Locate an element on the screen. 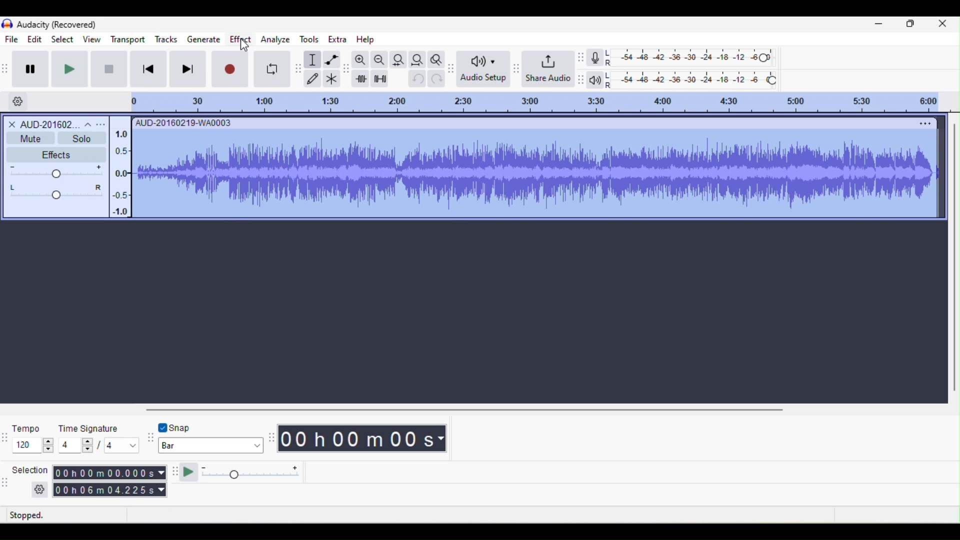  playback level is located at coordinates (691, 78).